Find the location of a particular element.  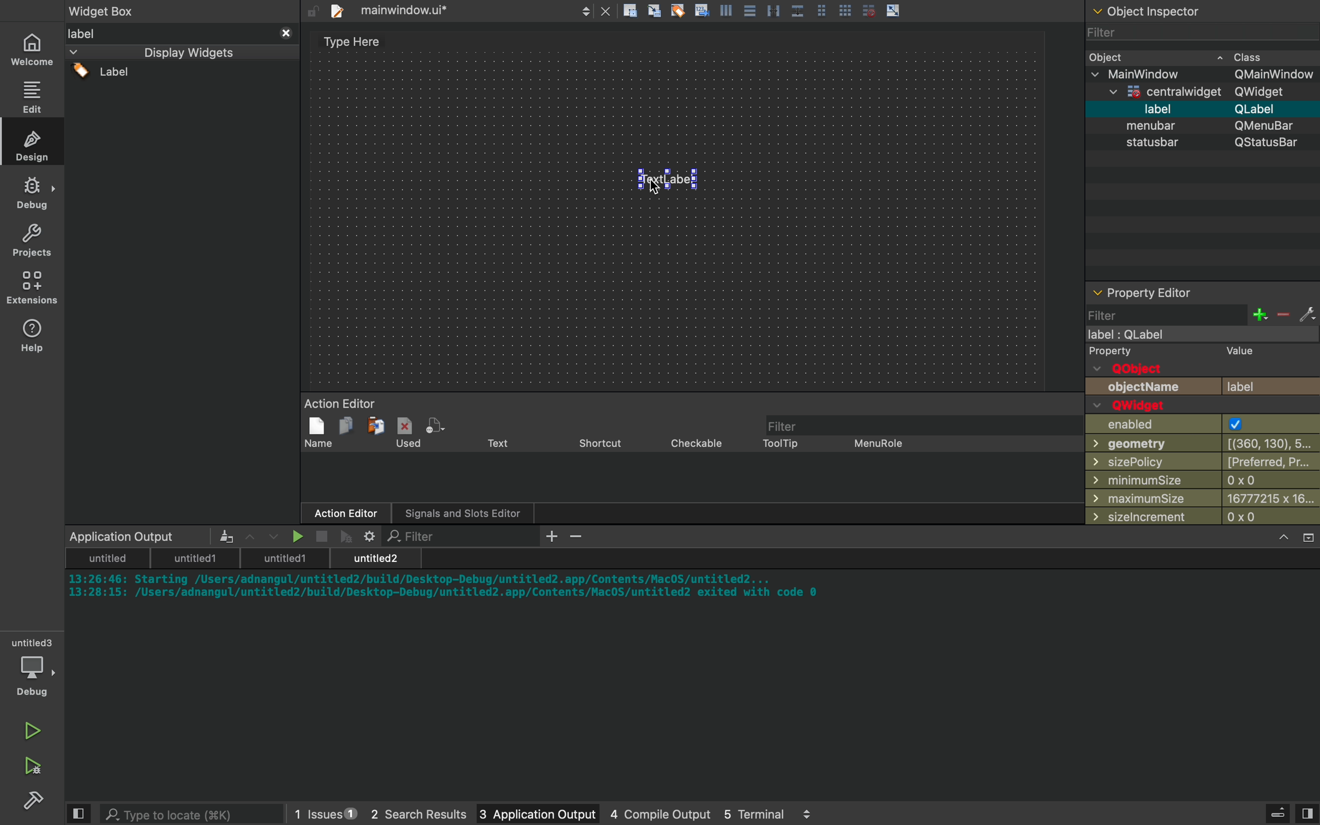

3 application output is located at coordinates (523, 815).